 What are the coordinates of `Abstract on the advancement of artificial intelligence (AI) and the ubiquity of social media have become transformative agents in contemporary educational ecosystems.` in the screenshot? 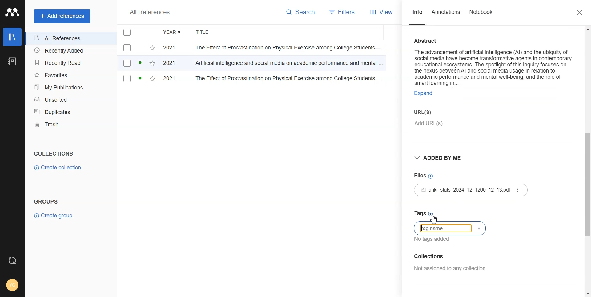 It's located at (493, 60).